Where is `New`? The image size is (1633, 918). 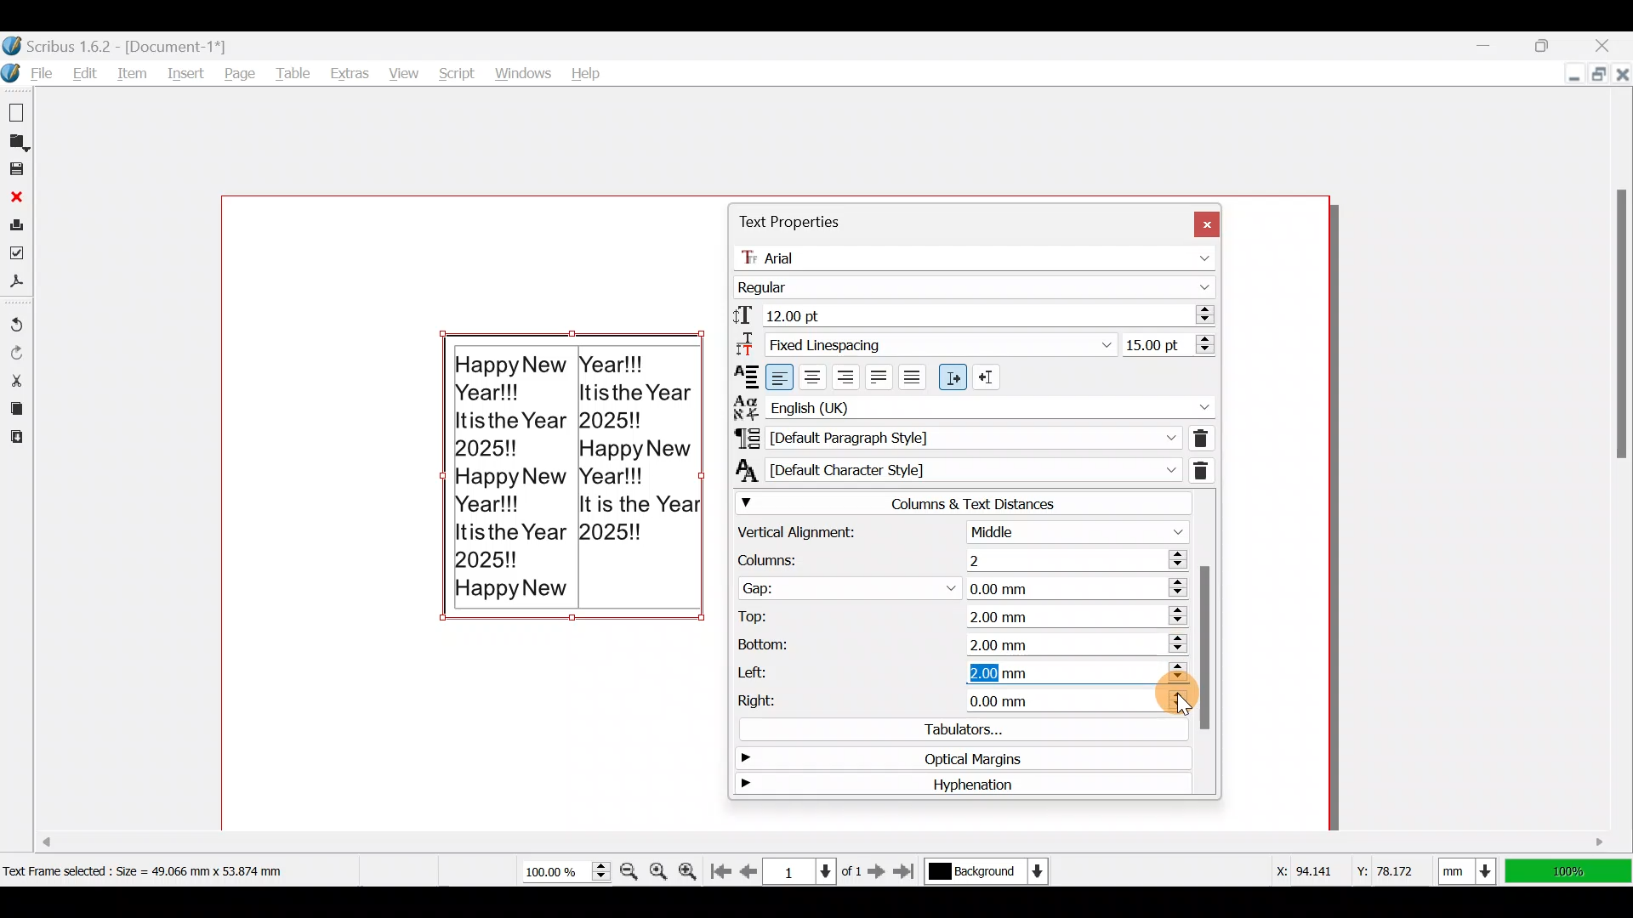 New is located at coordinates (19, 111).